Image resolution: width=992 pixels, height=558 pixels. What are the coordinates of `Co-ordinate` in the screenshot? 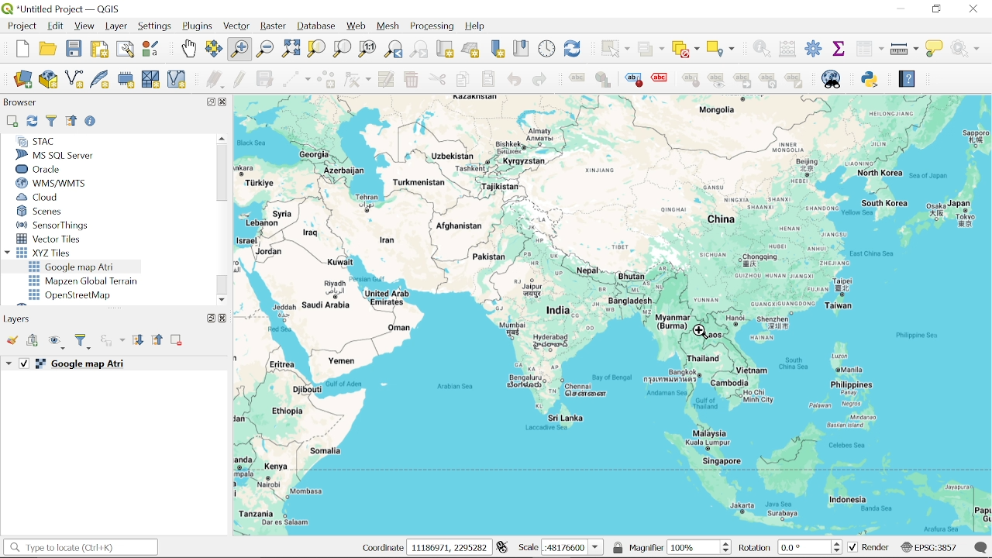 It's located at (449, 547).